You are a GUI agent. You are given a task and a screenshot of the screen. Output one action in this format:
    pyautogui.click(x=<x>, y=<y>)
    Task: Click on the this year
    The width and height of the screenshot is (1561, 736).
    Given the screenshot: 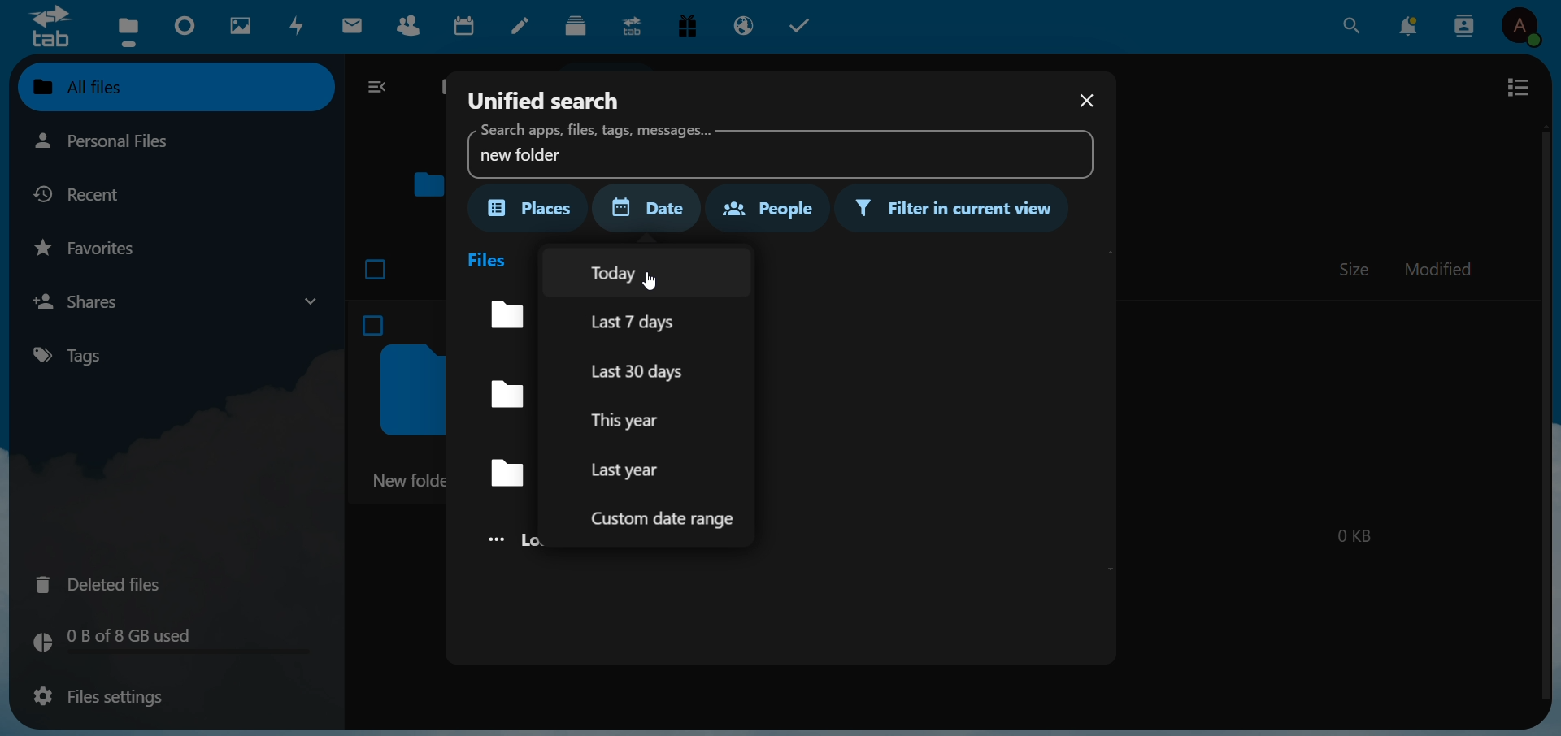 What is the action you would take?
    pyautogui.click(x=633, y=419)
    